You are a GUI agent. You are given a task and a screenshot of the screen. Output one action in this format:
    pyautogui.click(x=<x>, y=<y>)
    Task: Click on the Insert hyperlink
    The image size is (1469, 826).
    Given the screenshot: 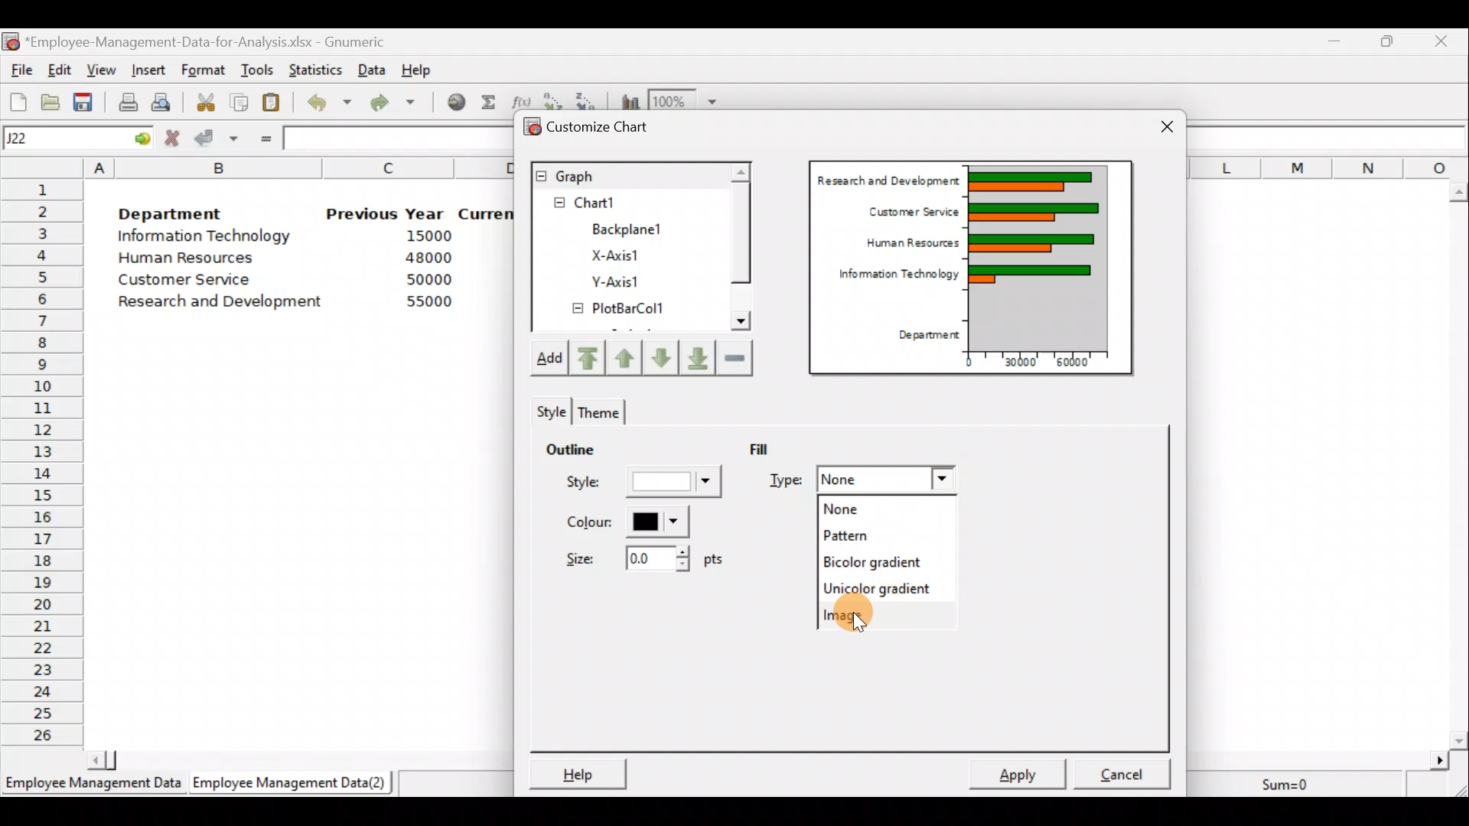 What is the action you would take?
    pyautogui.click(x=454, y=105)
    